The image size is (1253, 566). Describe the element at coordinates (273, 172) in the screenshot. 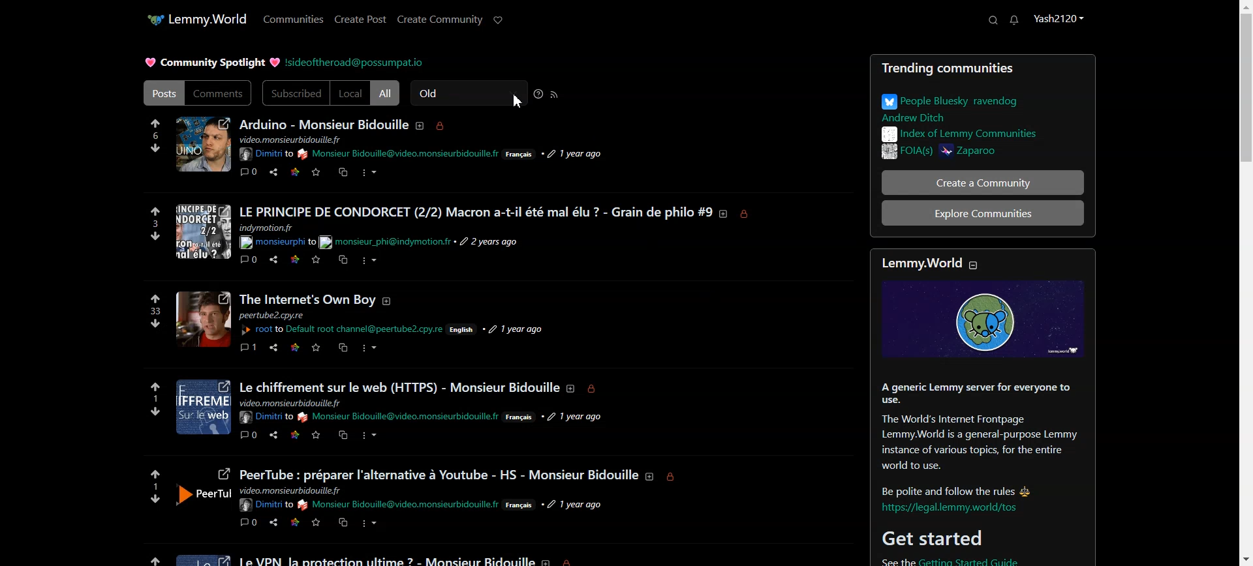

I see `Share` at that location.